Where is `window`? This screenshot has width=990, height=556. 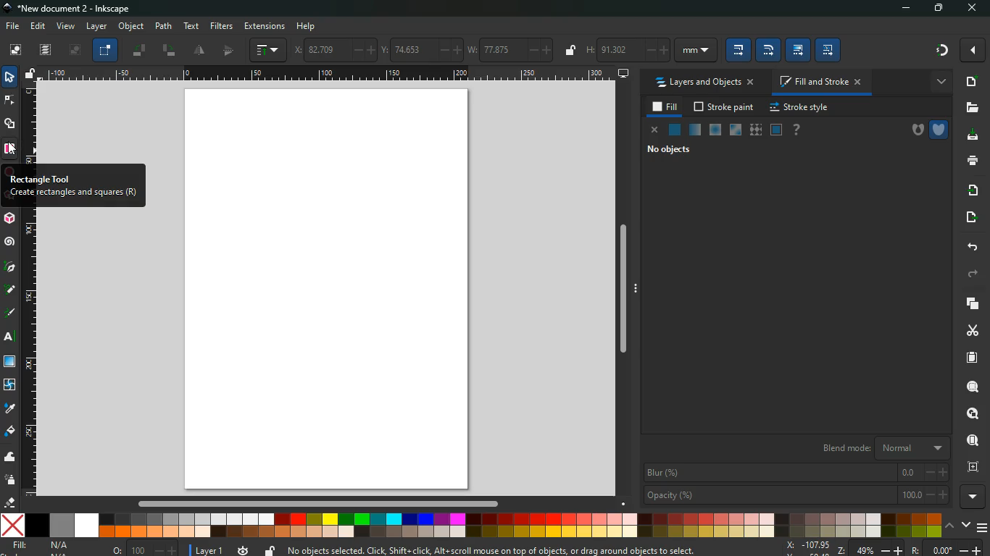 window is located at coordinates (776, 130).